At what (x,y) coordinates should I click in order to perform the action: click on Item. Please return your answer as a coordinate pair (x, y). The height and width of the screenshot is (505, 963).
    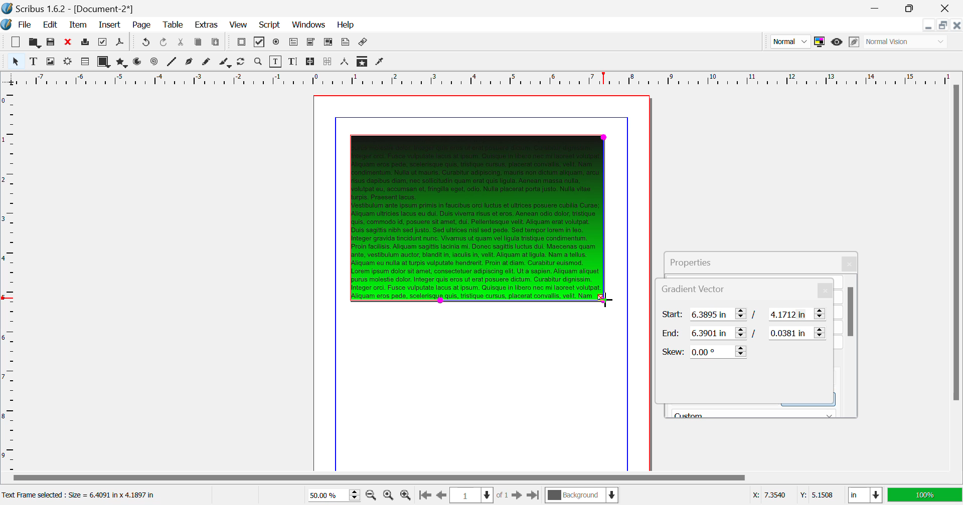
    Looking at the image, I should click on (79, 25).